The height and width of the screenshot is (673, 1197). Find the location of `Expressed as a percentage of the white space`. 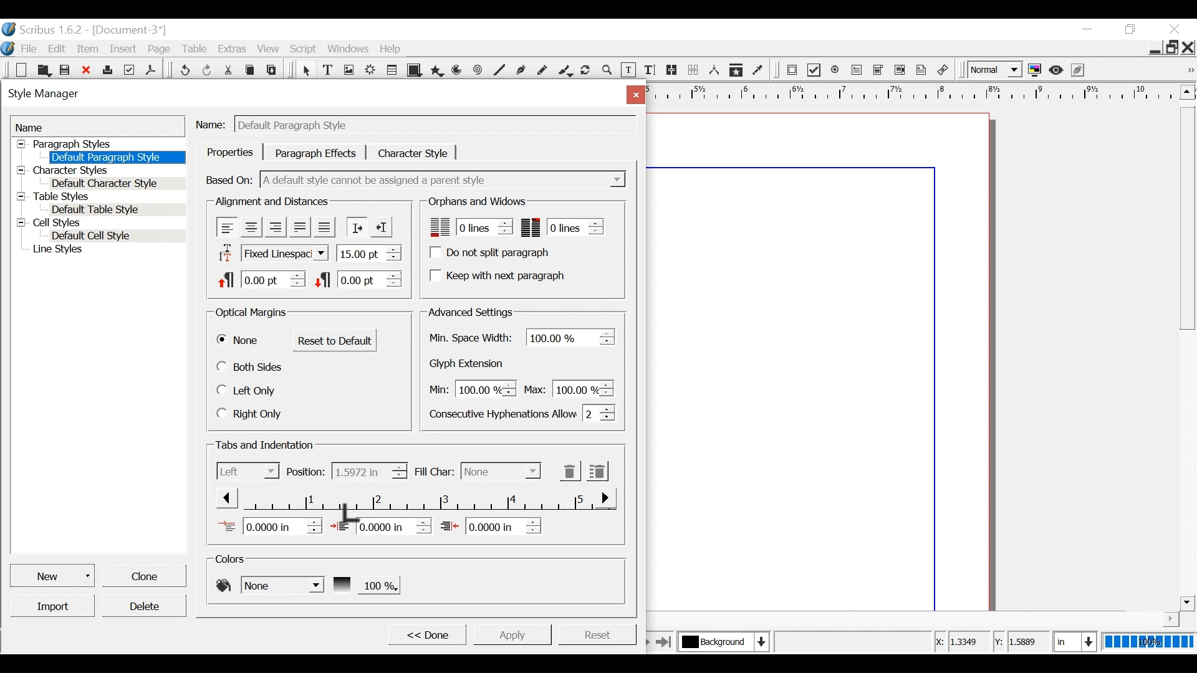

Expressed as a percentage of the white space is located at coordinates (572, 336).